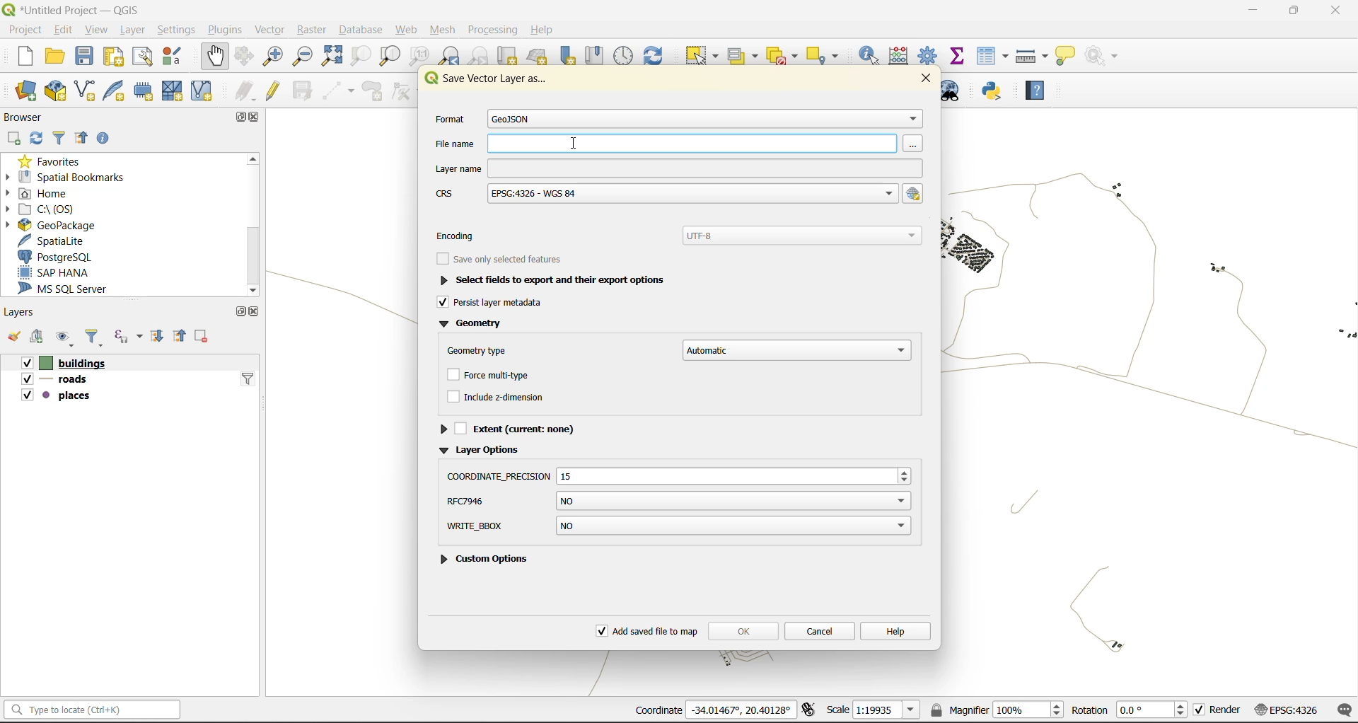 This screenshot has height=723, width=1358. What do you see at coordinates (204, 337) in the screenshot?
I see `remove` at bounding box center [204, 337].